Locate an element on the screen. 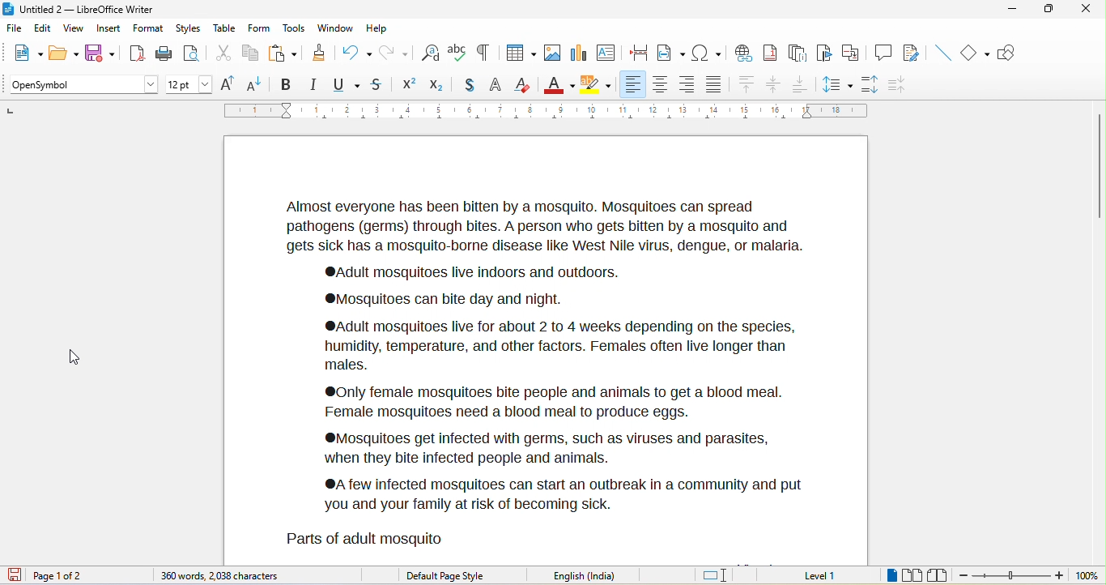 This screenshot has width=1106, height=585. insert line is located at coordinates (945, 53).